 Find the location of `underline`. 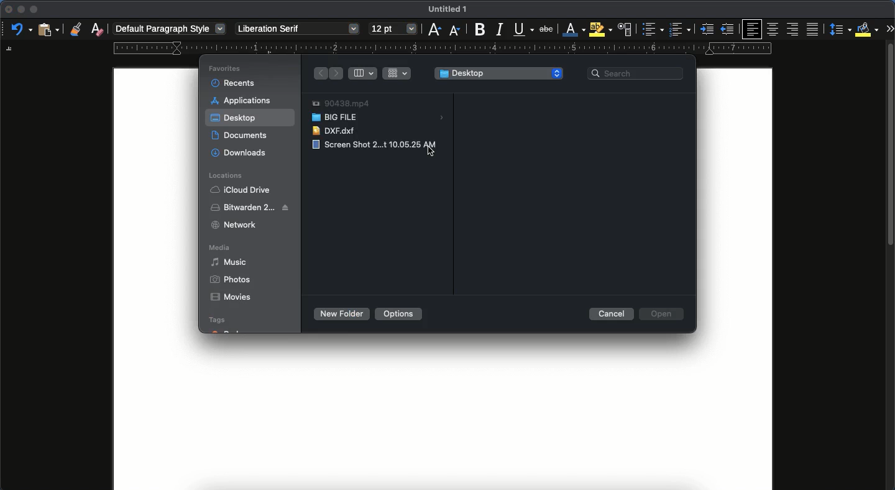

underline is located at coordinates (523, 30).